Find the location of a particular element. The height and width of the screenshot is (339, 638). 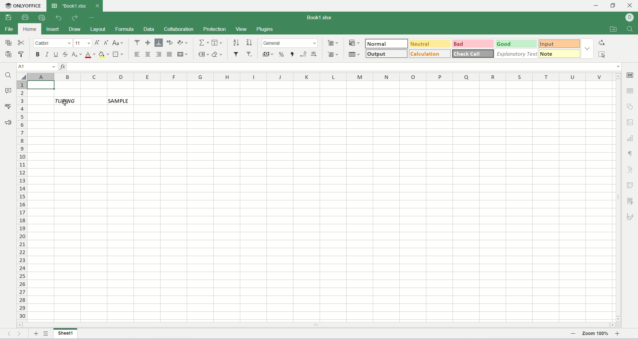

print is located at coordinates (27, 17).